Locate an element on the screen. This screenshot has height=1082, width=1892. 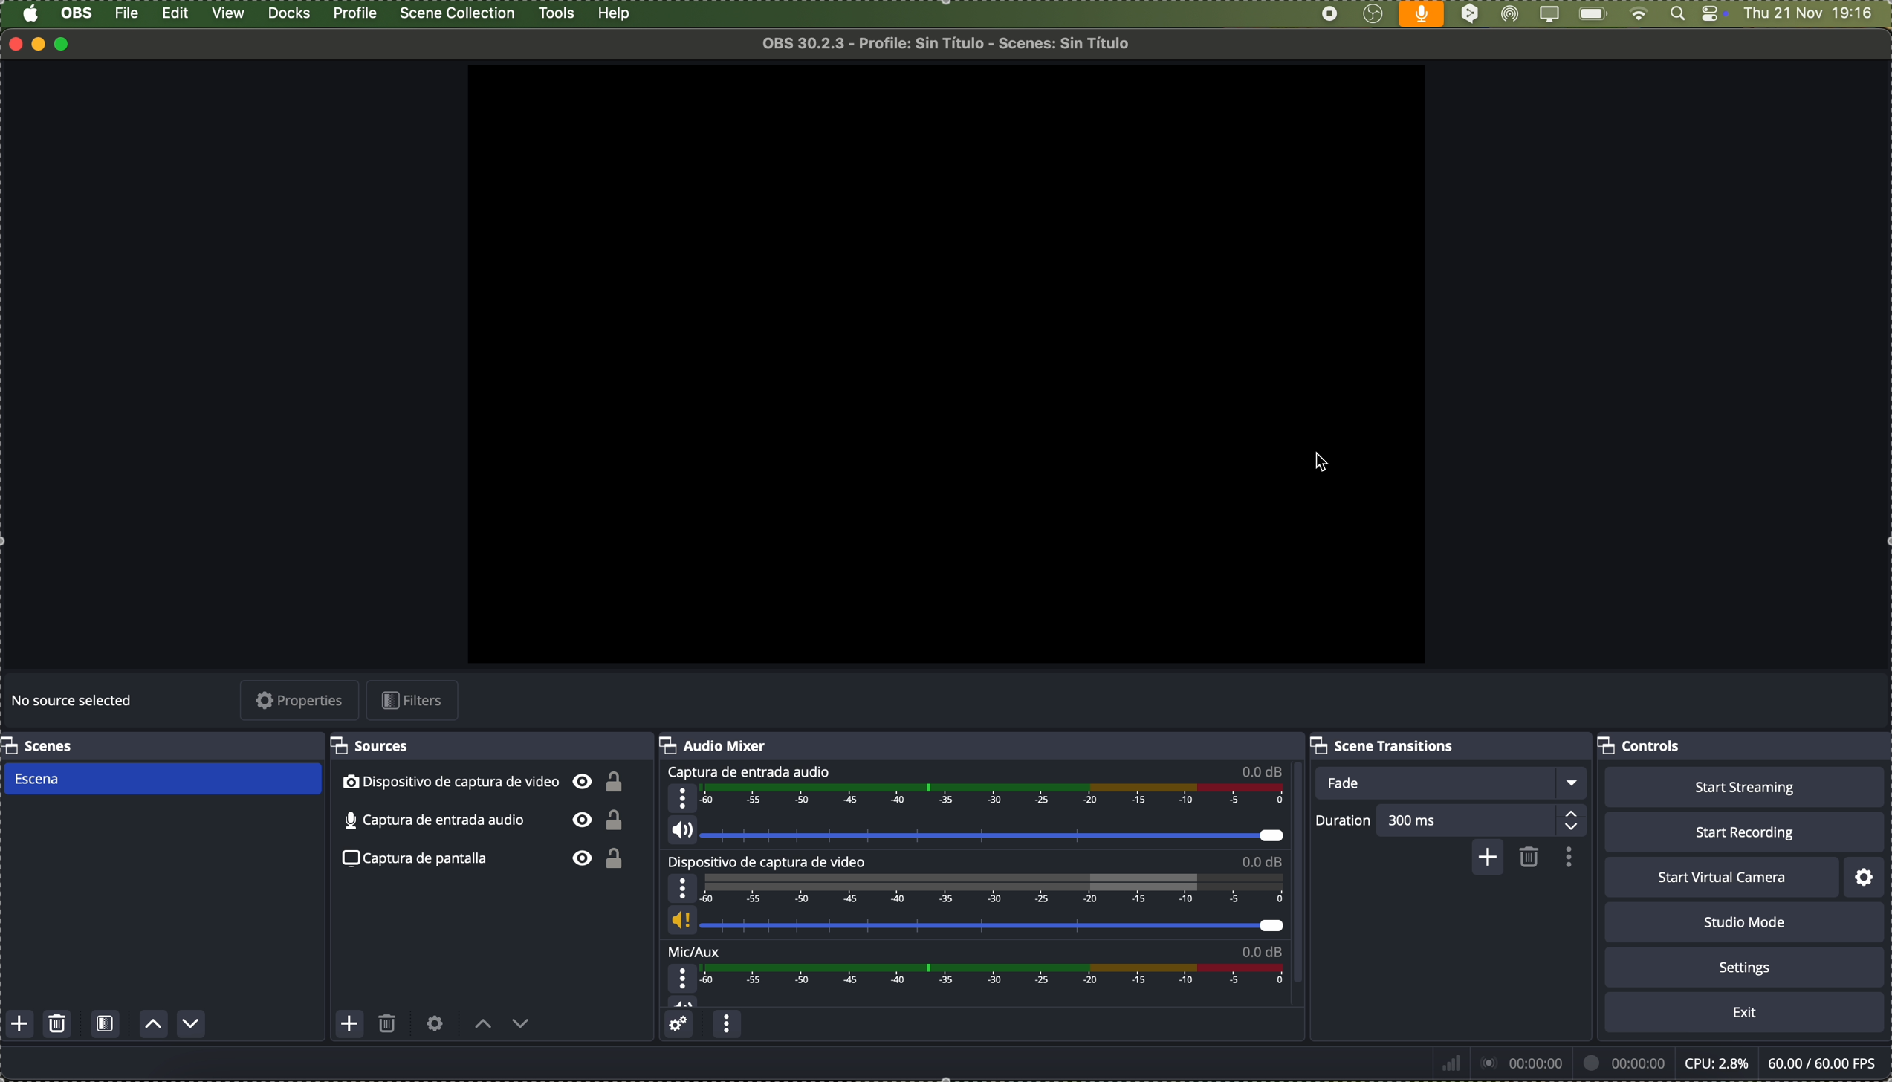
maximize program is located at coordinates (67, 44).